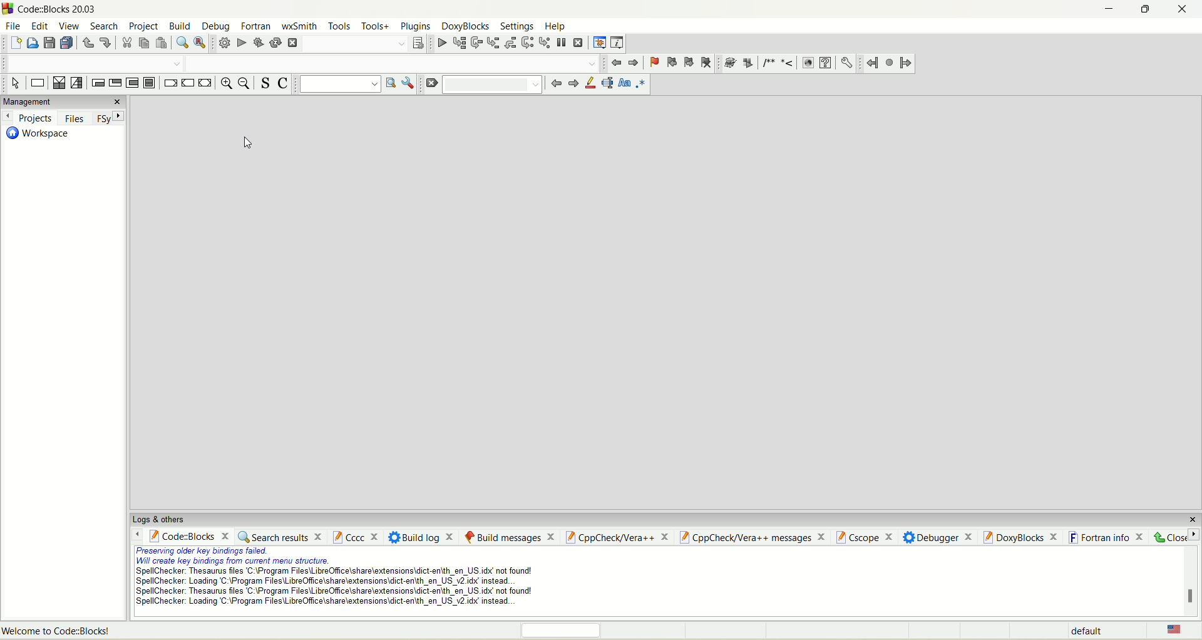 Image resolution: width=1202 pixels, height=640 pixels. I want to click on build and run, so click(257, 42).